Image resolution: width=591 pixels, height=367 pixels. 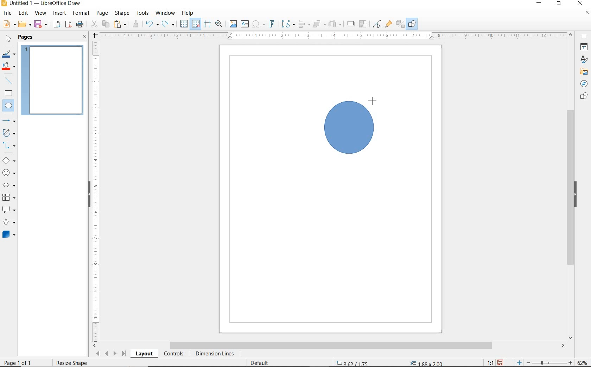 What do you see at coordinates (8, 54) in the screenshot?
I see `LINE COLOR` at bounding box center [8, 54].